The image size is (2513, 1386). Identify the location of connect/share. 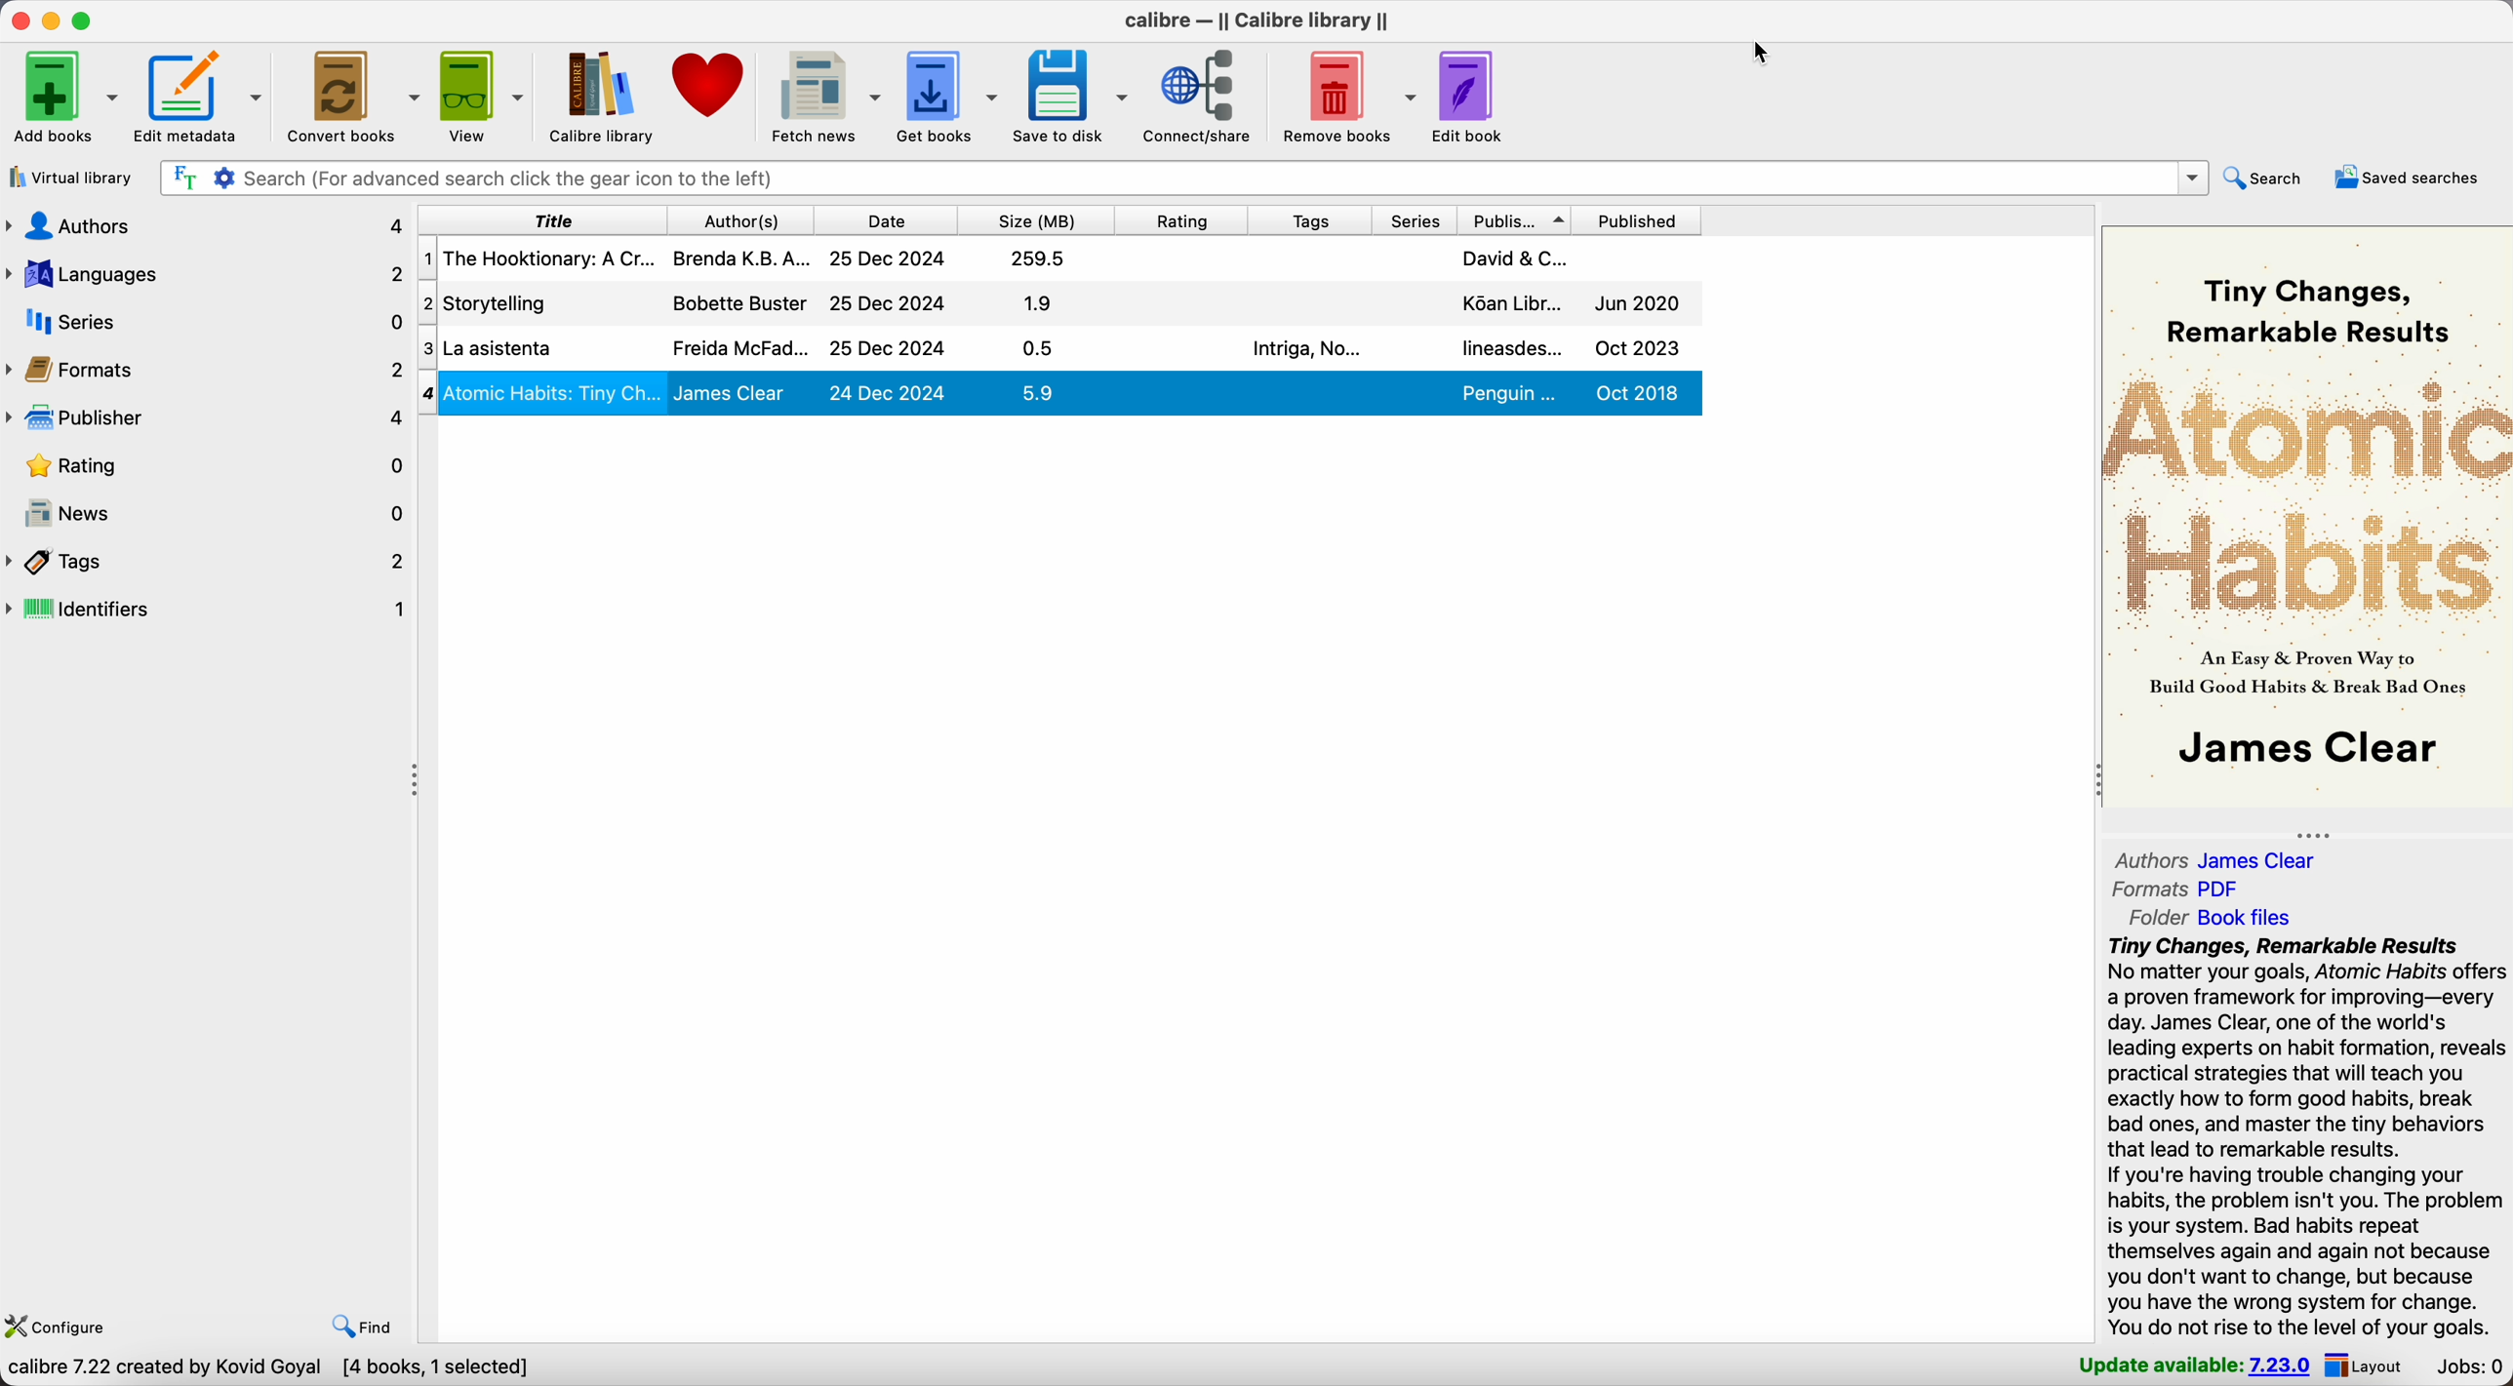
(1200, 98).